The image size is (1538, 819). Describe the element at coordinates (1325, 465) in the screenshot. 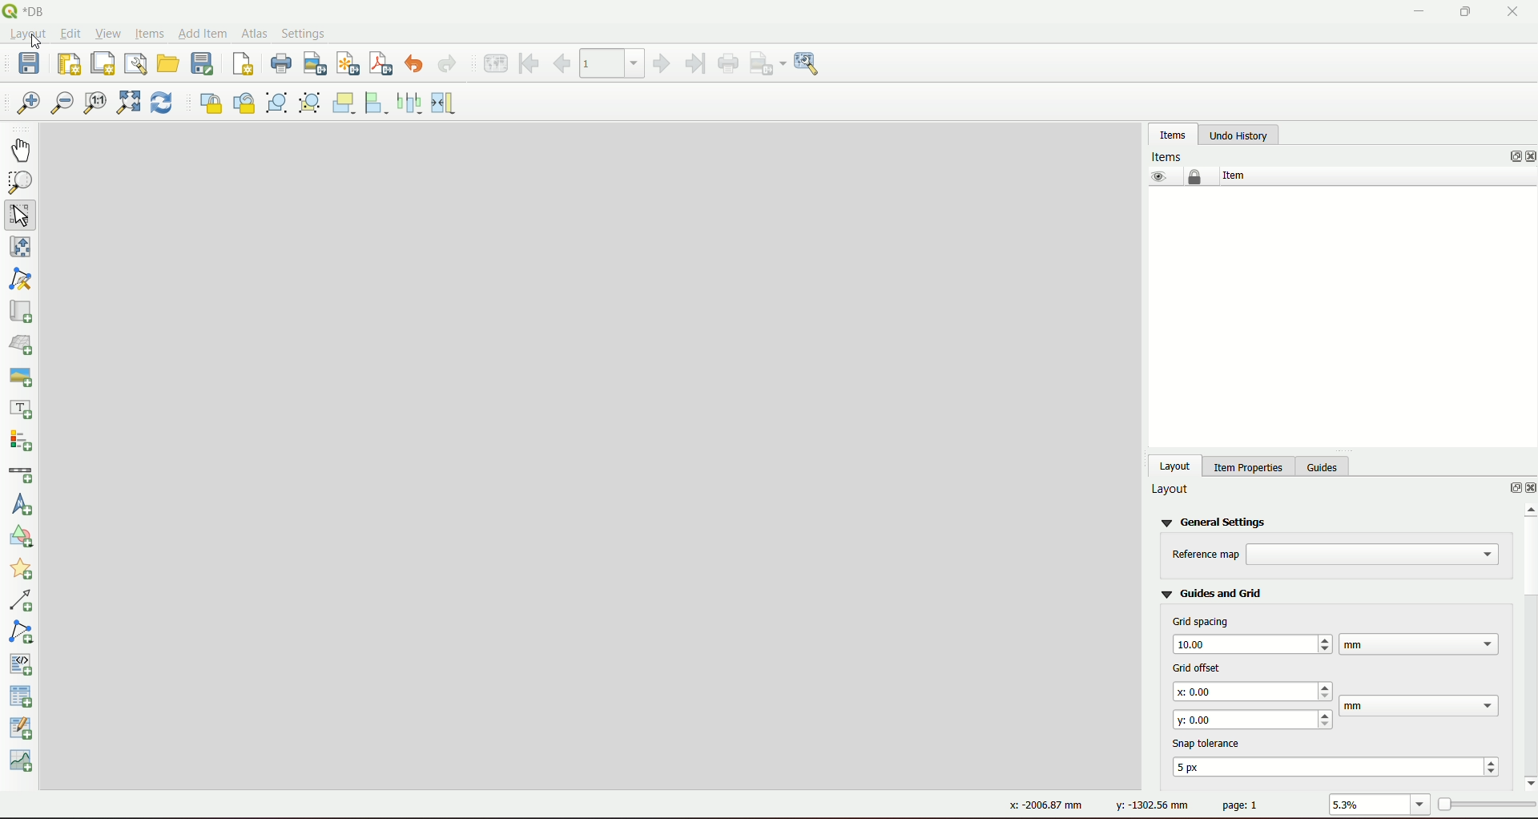

I see `guides` at that location.